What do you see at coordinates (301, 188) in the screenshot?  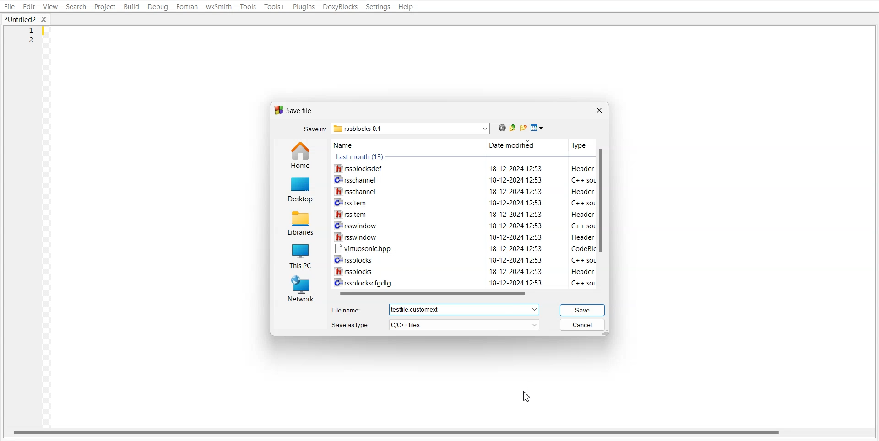 I see `Desktop` at bounding box center [301, 188].